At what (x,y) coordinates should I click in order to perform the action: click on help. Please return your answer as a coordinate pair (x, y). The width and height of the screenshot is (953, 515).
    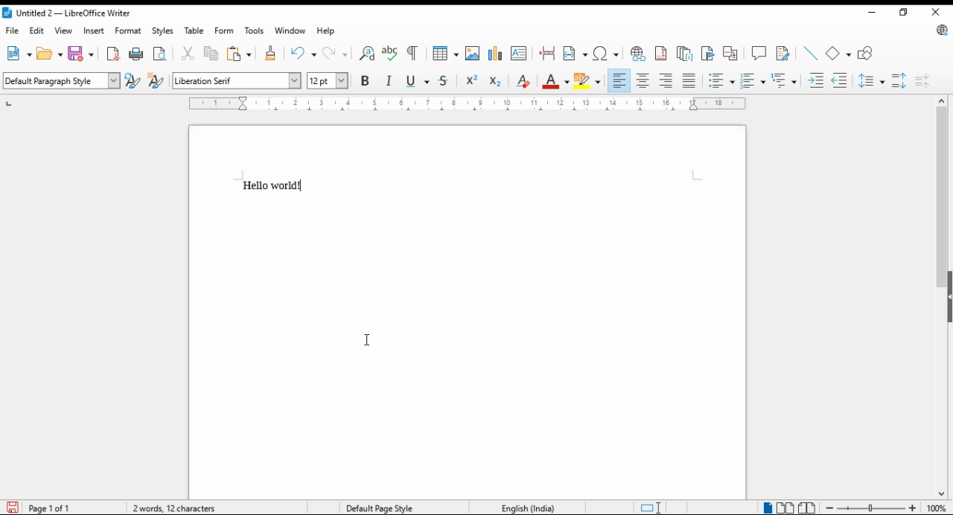
    Looking at the image, I should click on (327, 31).